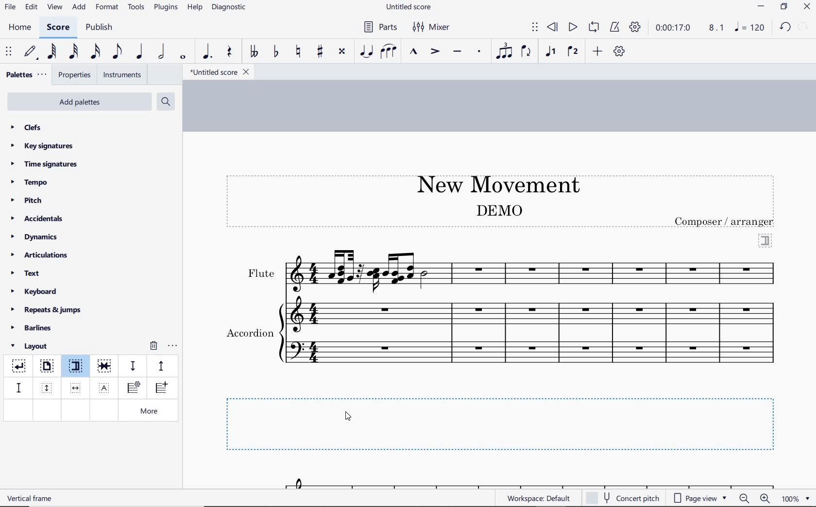  I want to click on search palettes, so click(165, 102).